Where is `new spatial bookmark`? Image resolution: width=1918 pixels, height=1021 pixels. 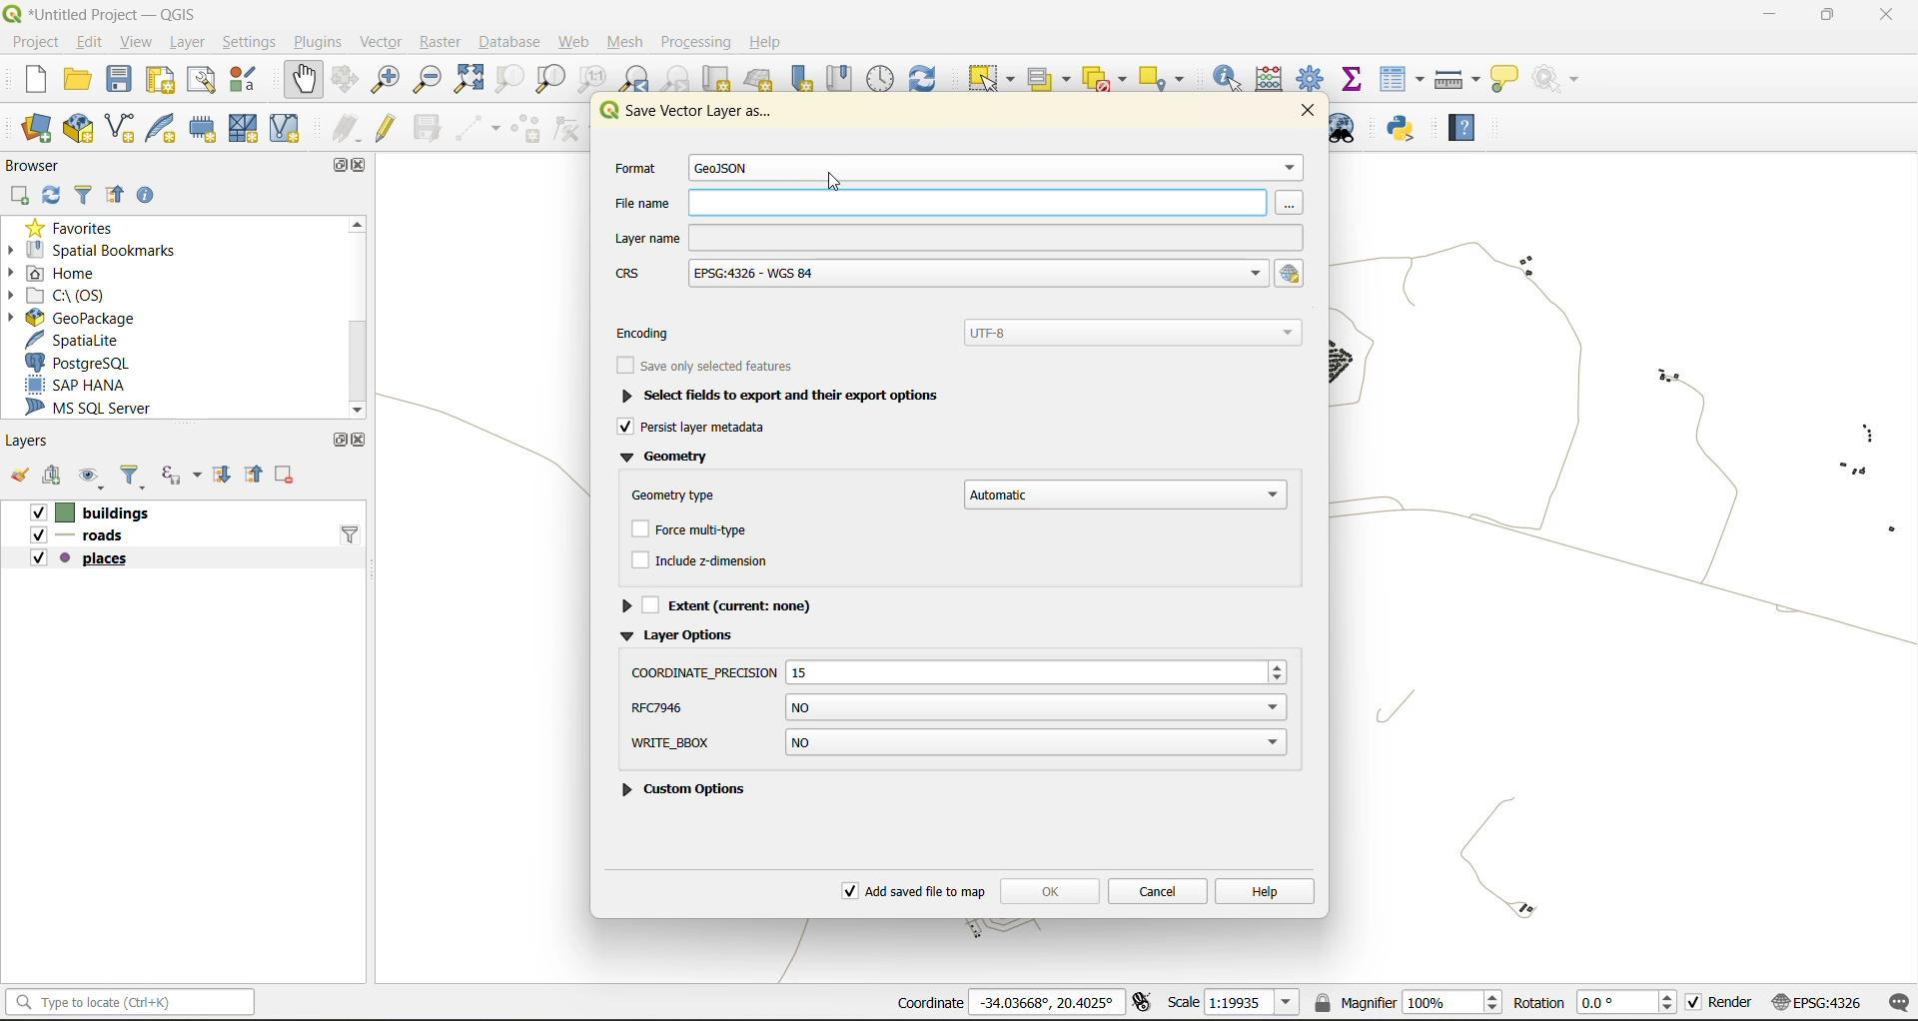
new spatial bookmark is located at coordinates (808, 80).